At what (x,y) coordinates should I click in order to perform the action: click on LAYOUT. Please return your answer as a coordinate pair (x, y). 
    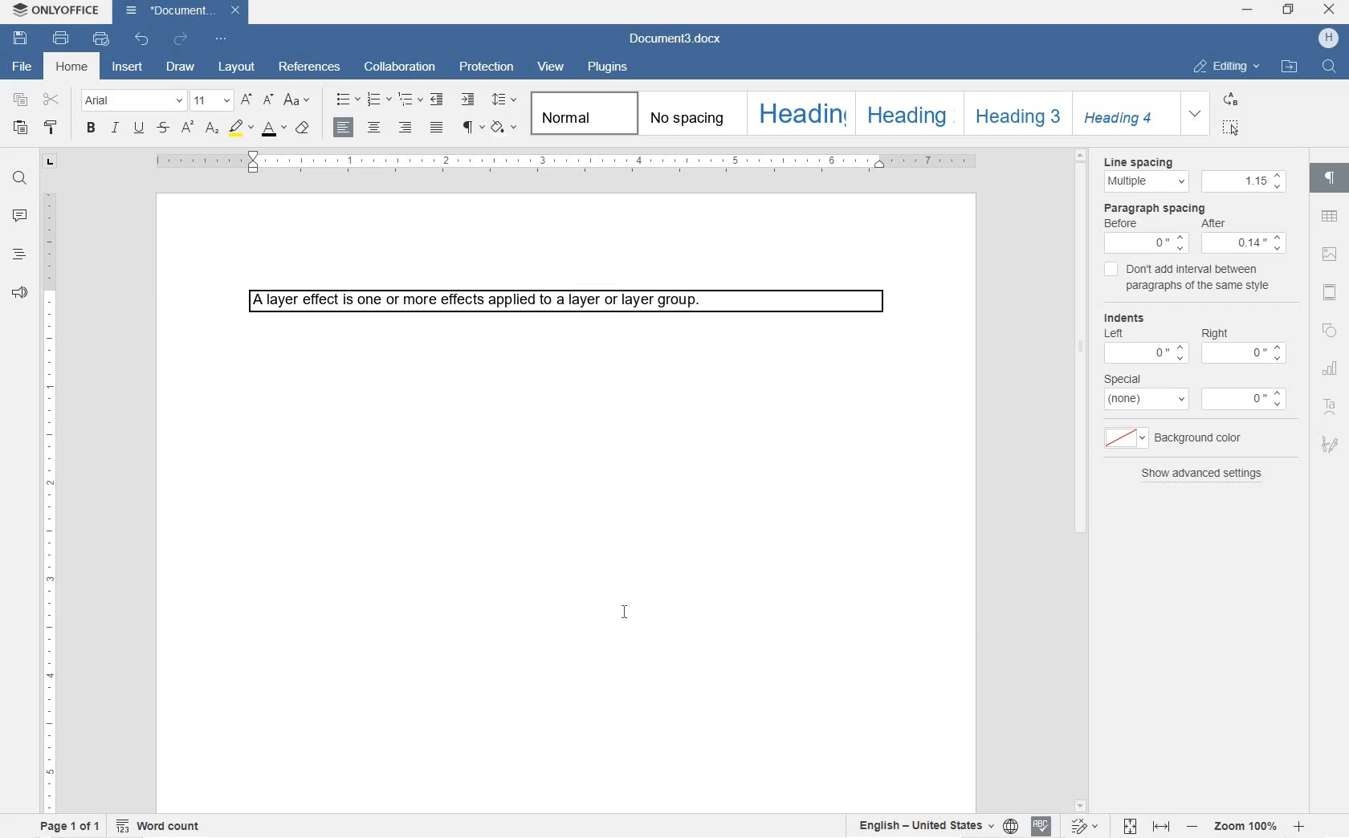
    Looking at the image, I should click on (234, 68).